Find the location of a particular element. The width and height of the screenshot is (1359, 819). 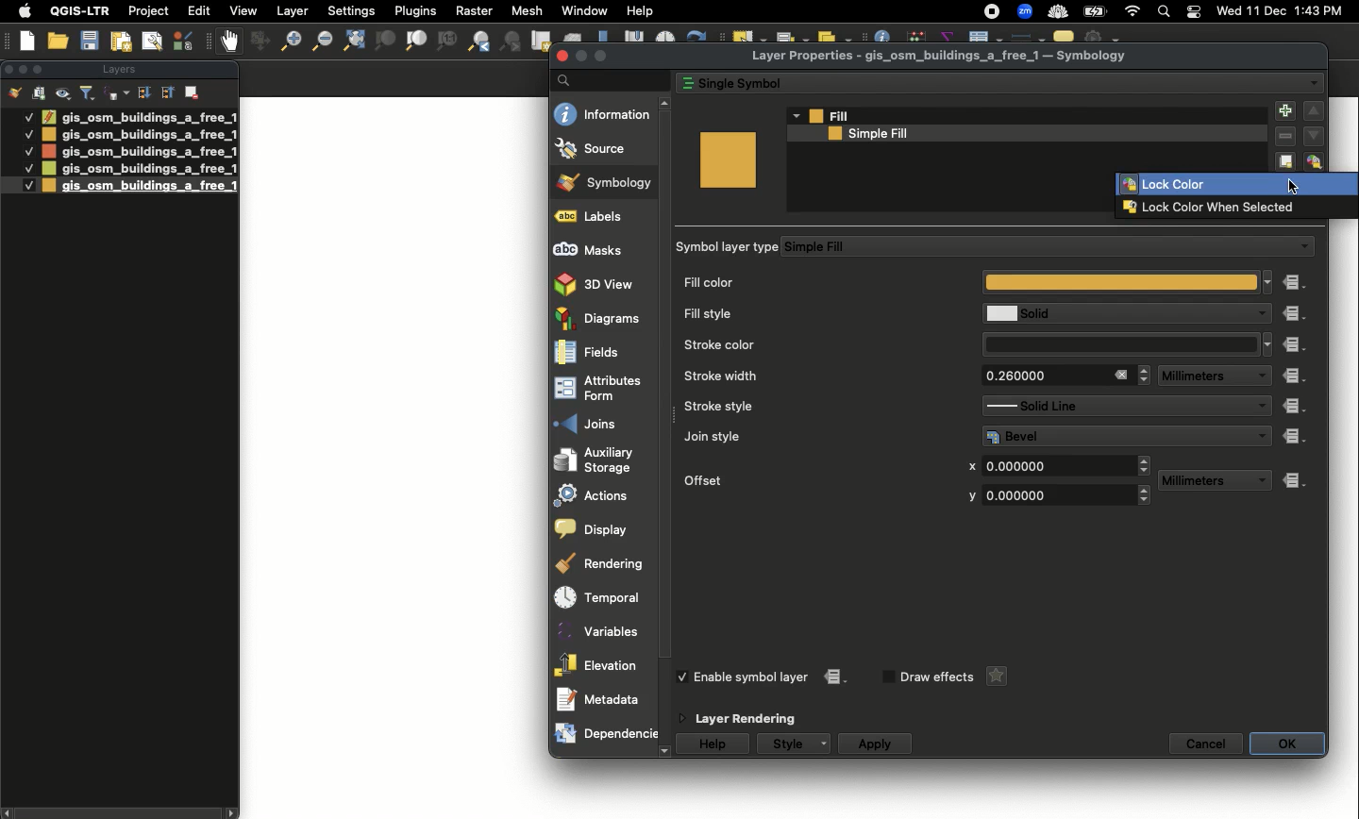

Drop down is located at coordinates (1259, 481).